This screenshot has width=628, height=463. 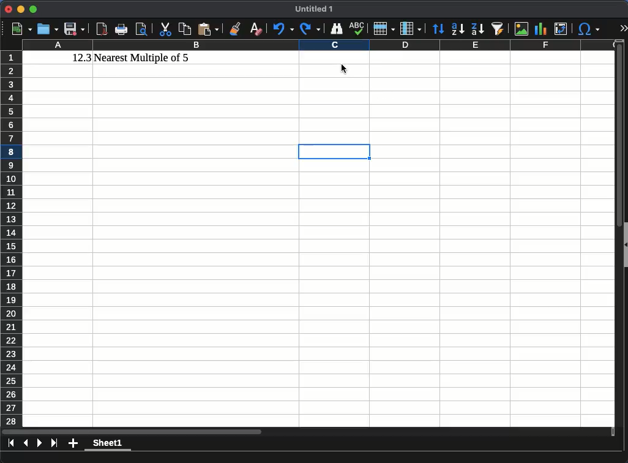 What do you see at coordinates (345, 70) in the screenshot?
I see `cursor` at bounding box center [345, 70].